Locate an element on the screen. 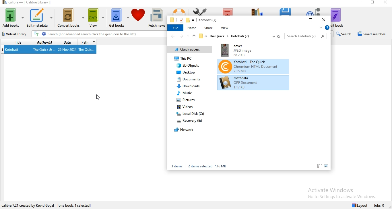  the quic... is located at coordinates (90, 51).